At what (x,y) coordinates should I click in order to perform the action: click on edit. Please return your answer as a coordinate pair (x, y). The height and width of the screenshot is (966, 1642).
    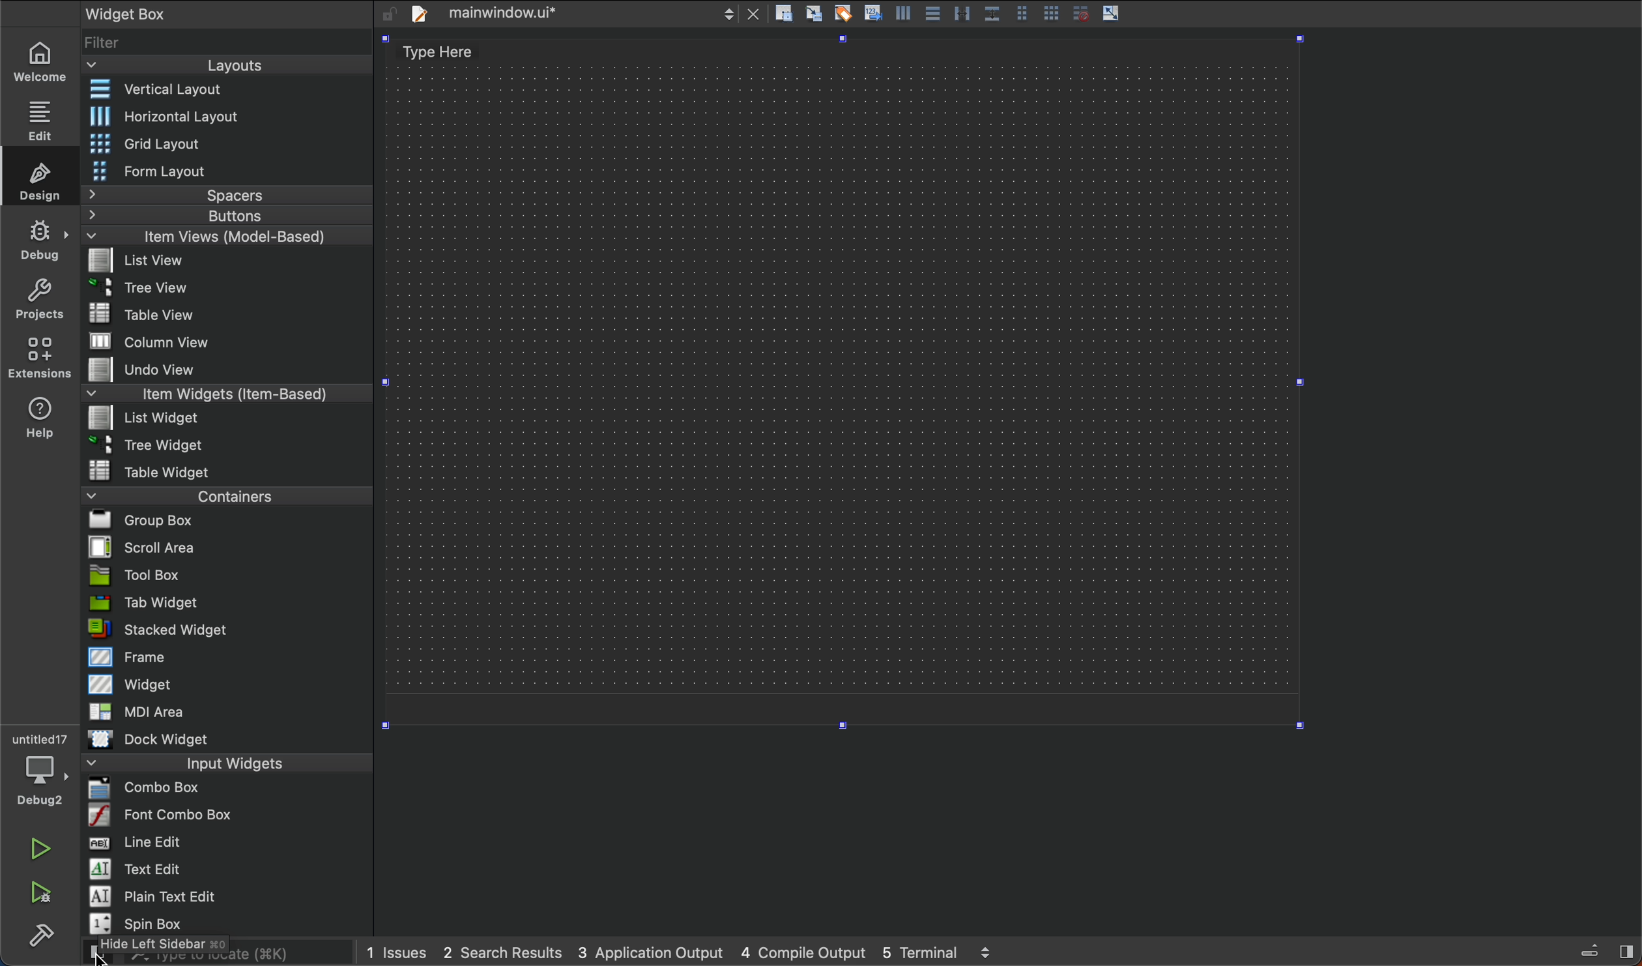
    Looking at the image, I should click on (40, 120).